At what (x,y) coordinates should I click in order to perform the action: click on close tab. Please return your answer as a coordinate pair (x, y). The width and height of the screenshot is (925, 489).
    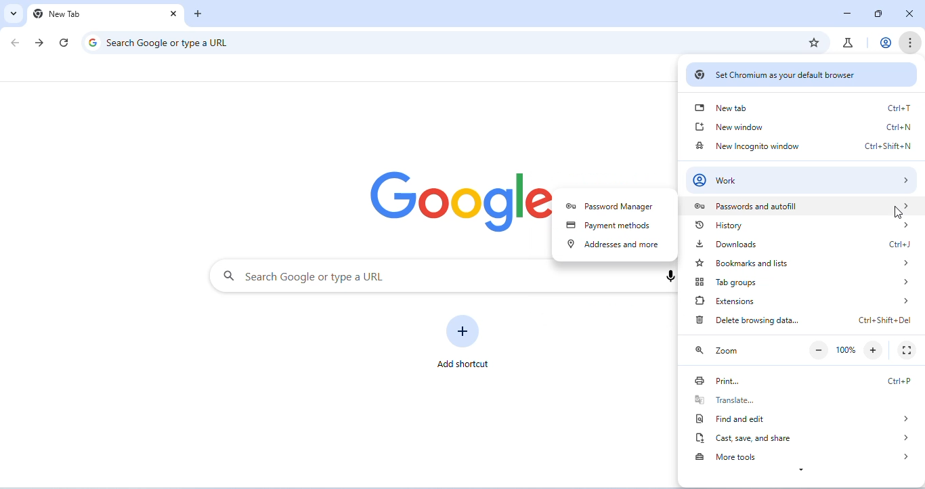
    Looking at the image, I should click on (172, 14).